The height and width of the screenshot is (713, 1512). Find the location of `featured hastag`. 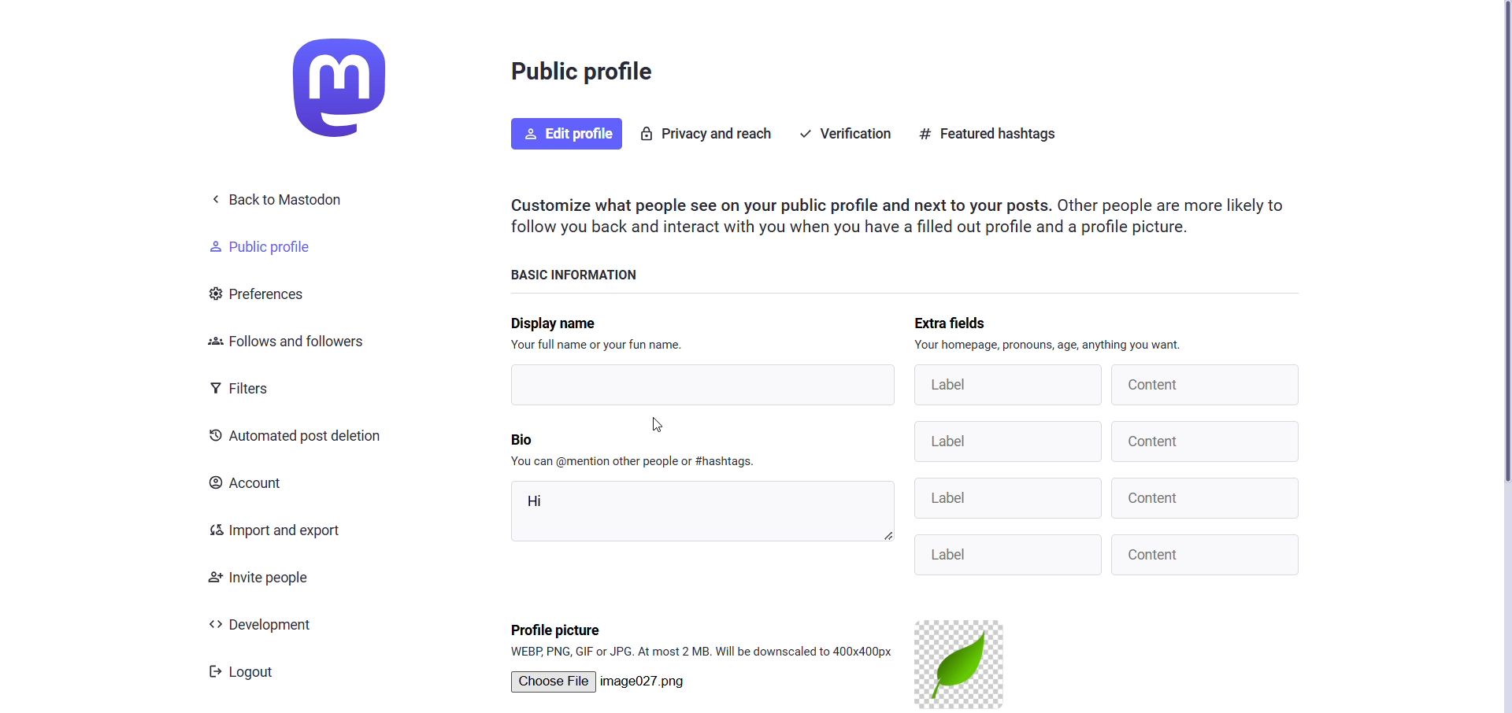

featured hastag is located at coordinates (989, 132).